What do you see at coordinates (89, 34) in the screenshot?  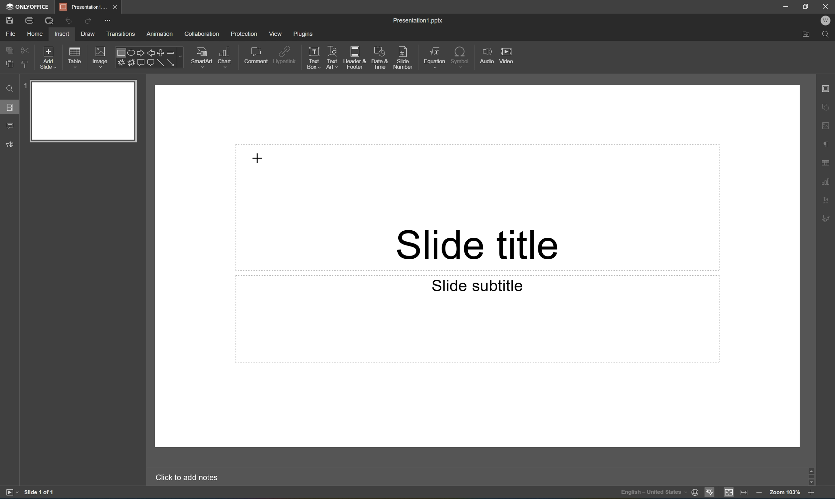 I see `Draw` at bounding box center [89, 34].